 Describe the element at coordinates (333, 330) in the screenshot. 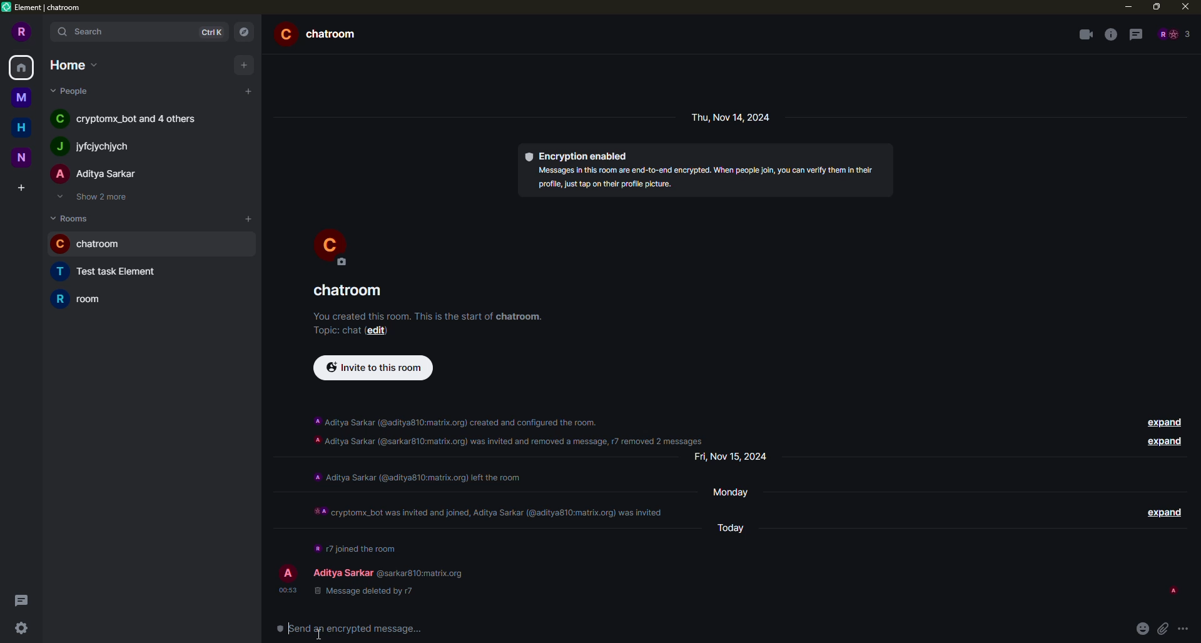

I see `add a topic` at that location.